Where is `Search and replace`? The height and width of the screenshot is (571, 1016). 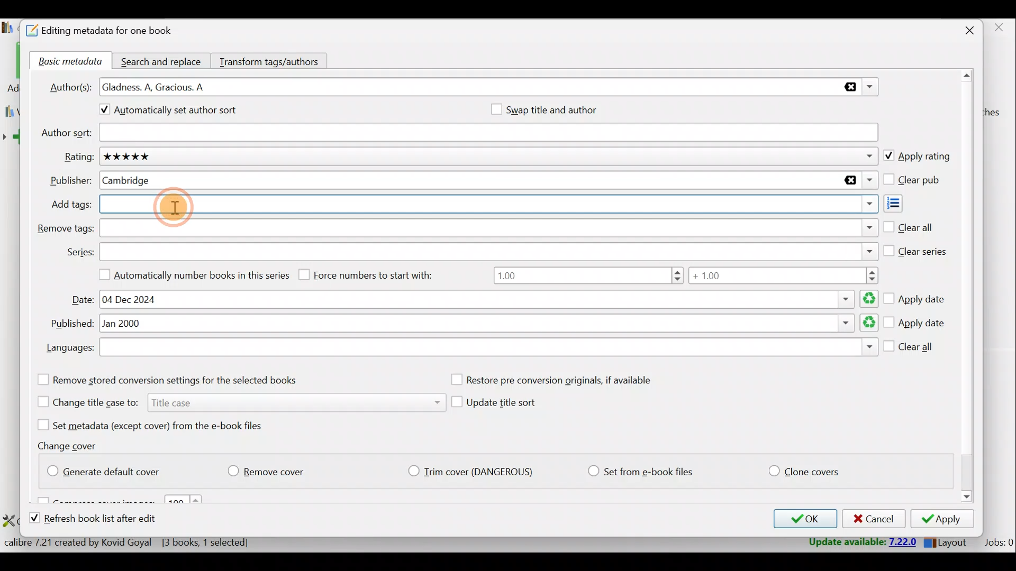
Search and replace is located at coordinates (162, 60).